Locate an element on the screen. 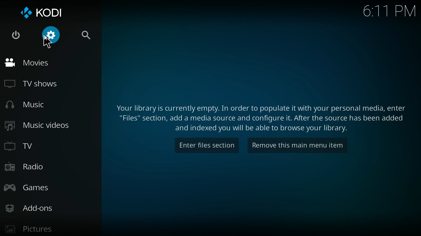  tv is located at coordinates (48, 145).